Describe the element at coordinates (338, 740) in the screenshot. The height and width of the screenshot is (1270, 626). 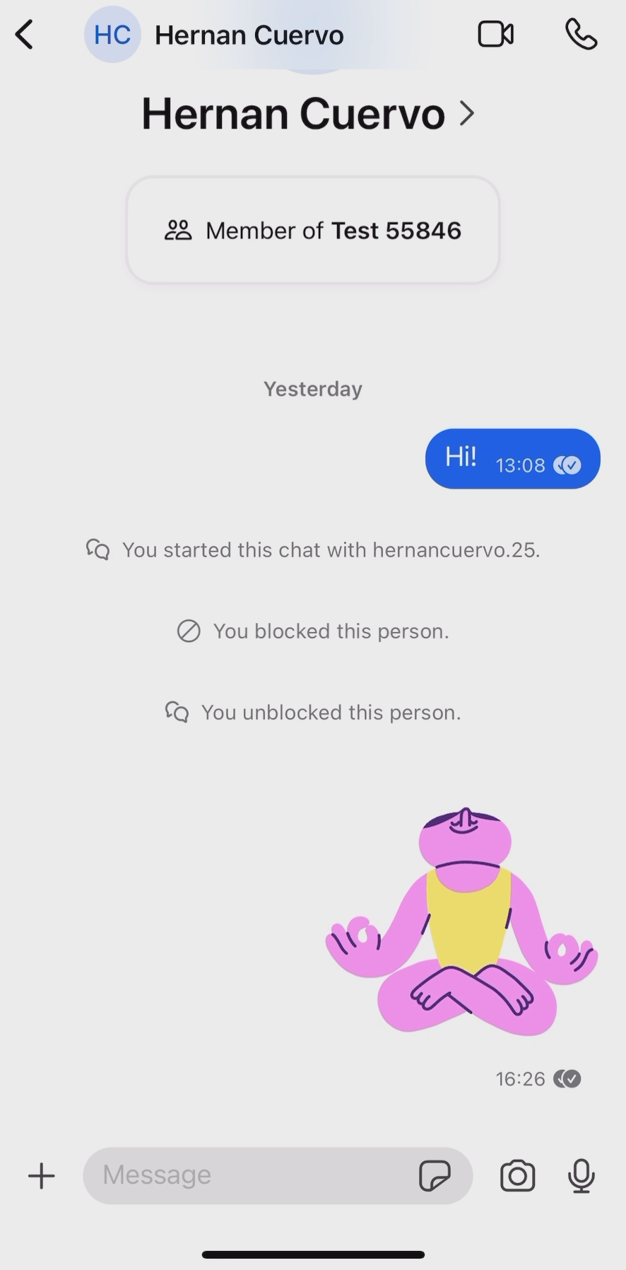
I see `activity chat` at that location.